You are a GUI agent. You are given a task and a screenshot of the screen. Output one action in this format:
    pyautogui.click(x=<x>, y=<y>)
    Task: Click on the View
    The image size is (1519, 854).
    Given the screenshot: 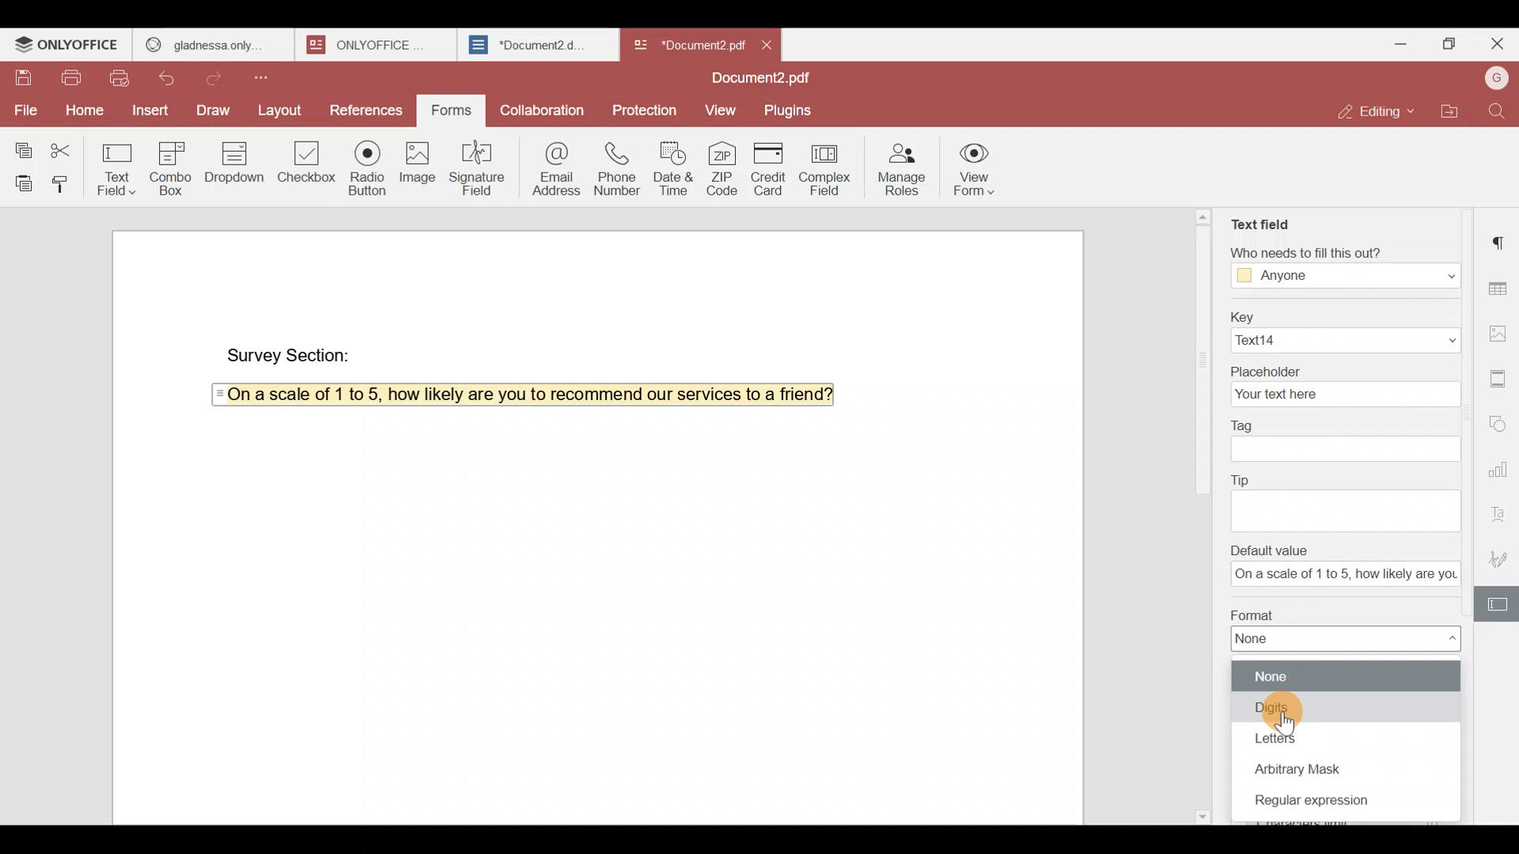 What is the action you would take?
    pyautogui.click(x=717, y=108)
    